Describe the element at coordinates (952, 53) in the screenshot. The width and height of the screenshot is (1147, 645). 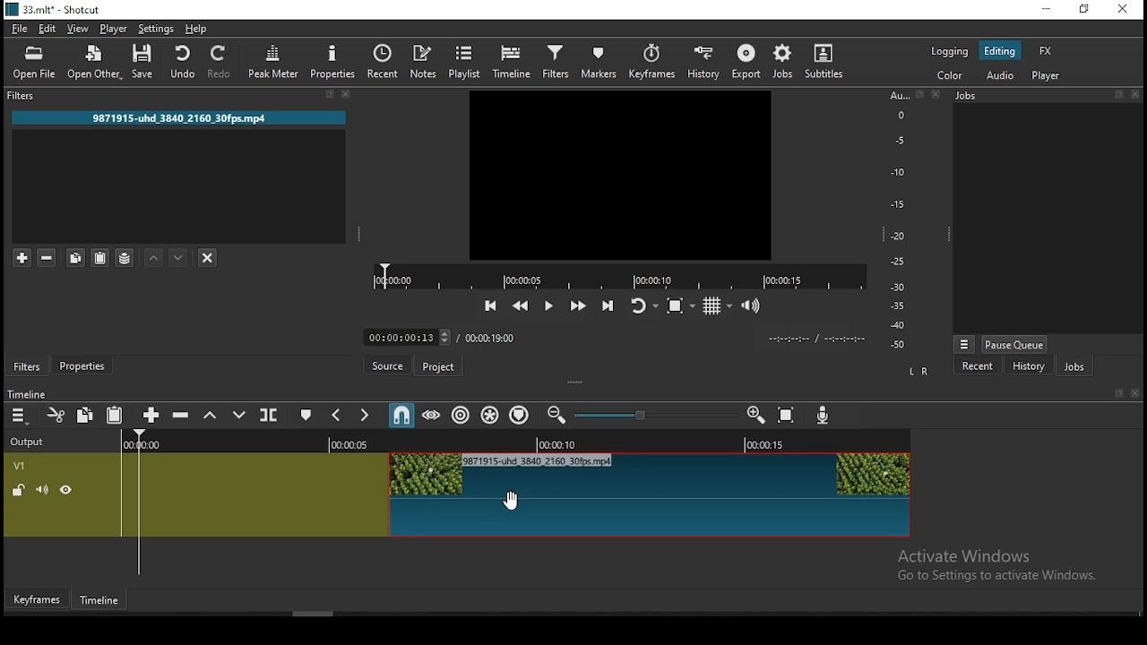
I see `logging` at that location.